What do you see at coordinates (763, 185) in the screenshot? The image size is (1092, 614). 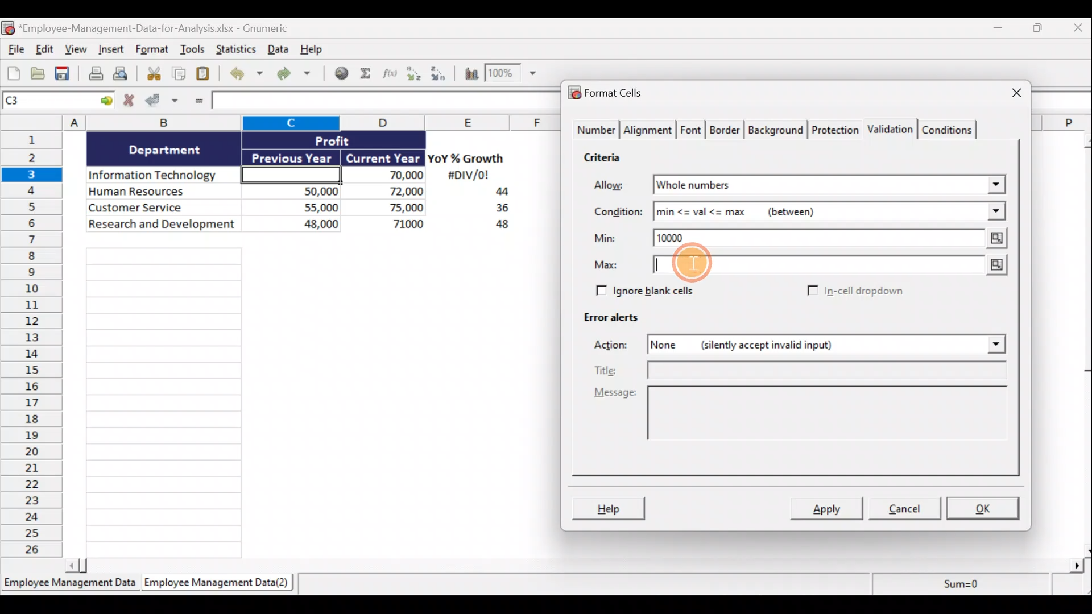 I see `Whole numbers` at bounding box center [763, 185].